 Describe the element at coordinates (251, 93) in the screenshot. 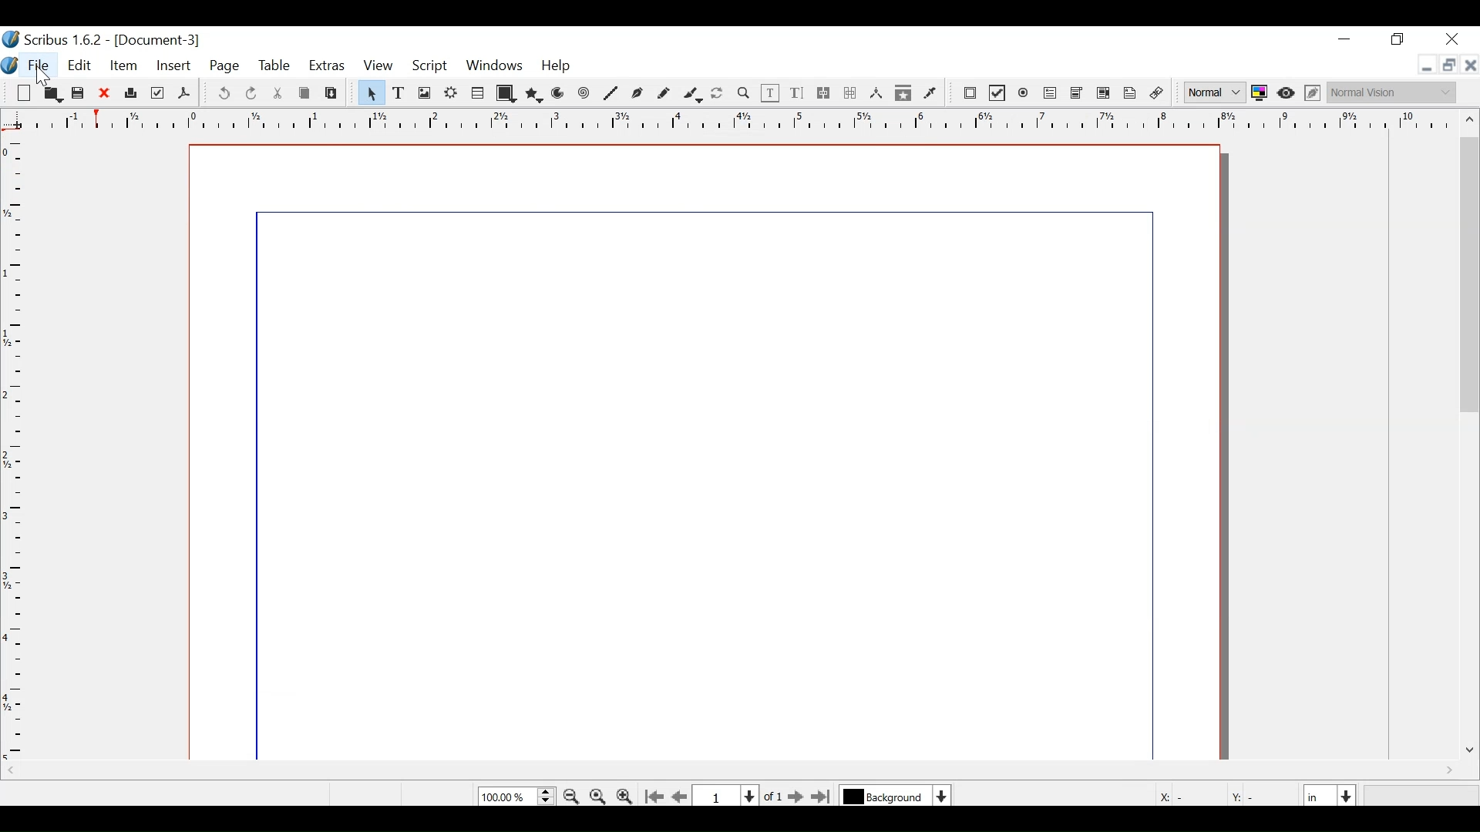

I see `Redo` at that location.